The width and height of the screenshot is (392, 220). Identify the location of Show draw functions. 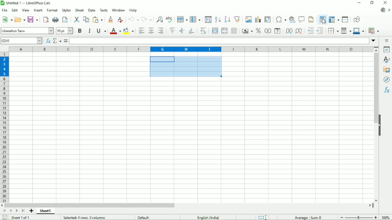
(357, 19).